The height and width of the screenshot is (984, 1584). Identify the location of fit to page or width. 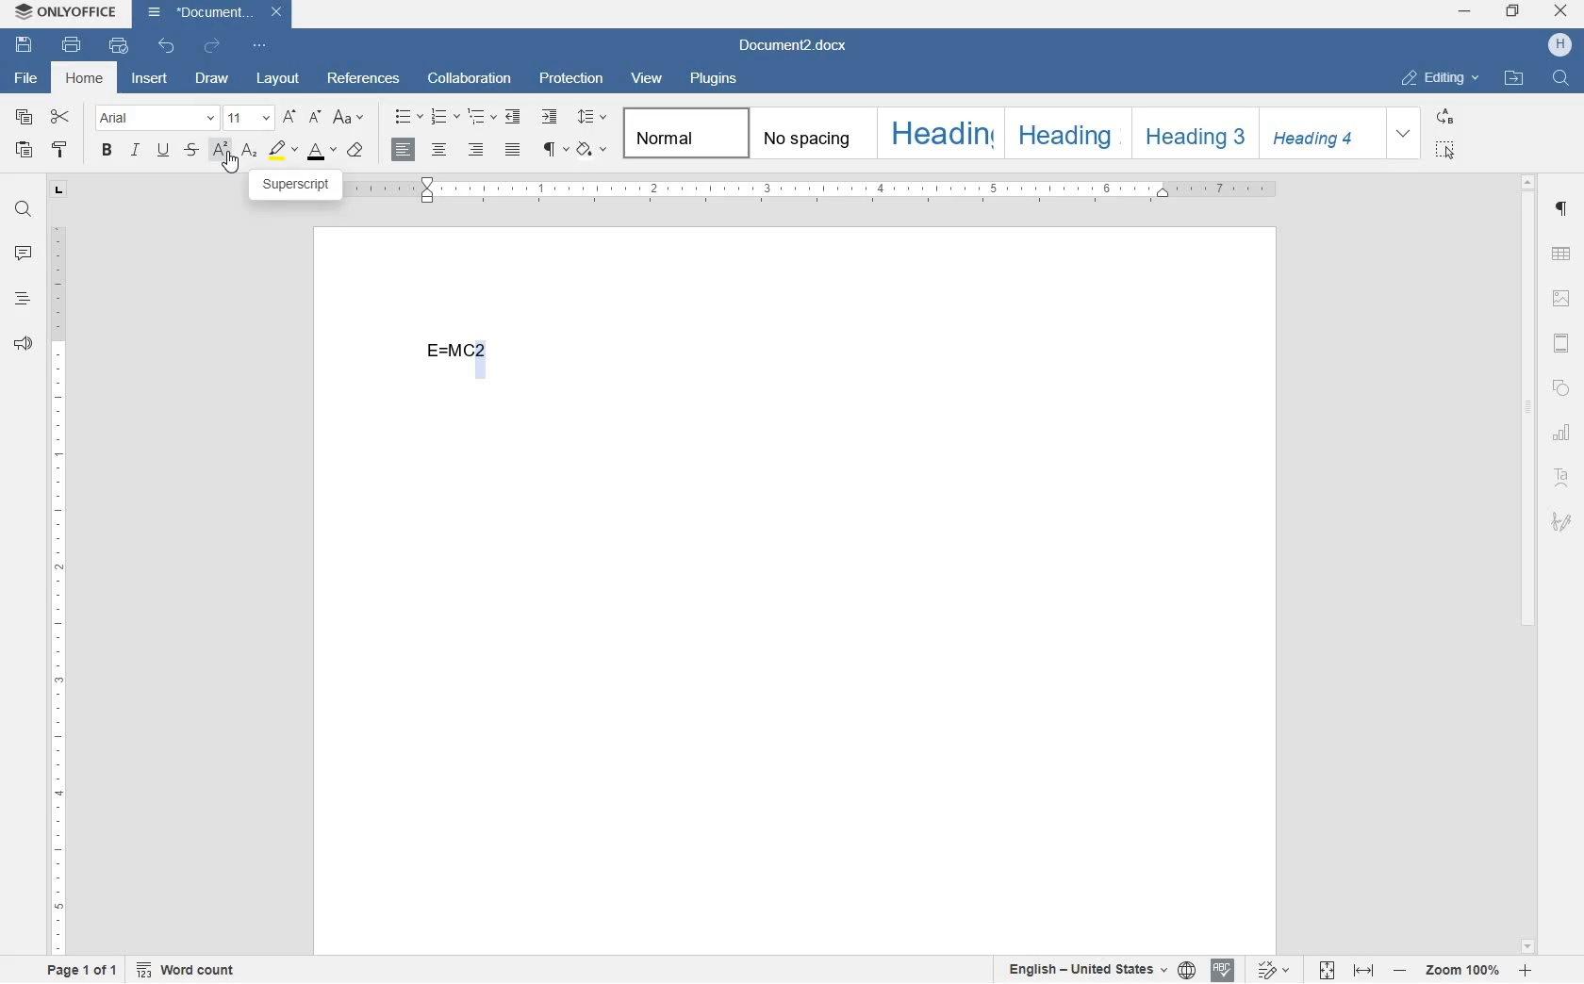
(1345, 970).